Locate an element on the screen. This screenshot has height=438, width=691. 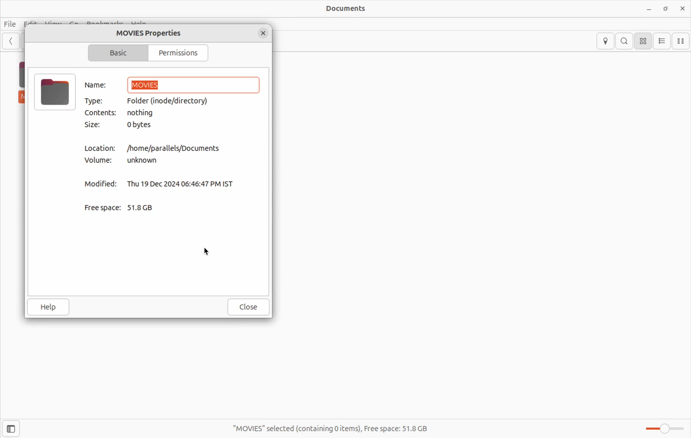
Name: is located at coordinates (99, 85).